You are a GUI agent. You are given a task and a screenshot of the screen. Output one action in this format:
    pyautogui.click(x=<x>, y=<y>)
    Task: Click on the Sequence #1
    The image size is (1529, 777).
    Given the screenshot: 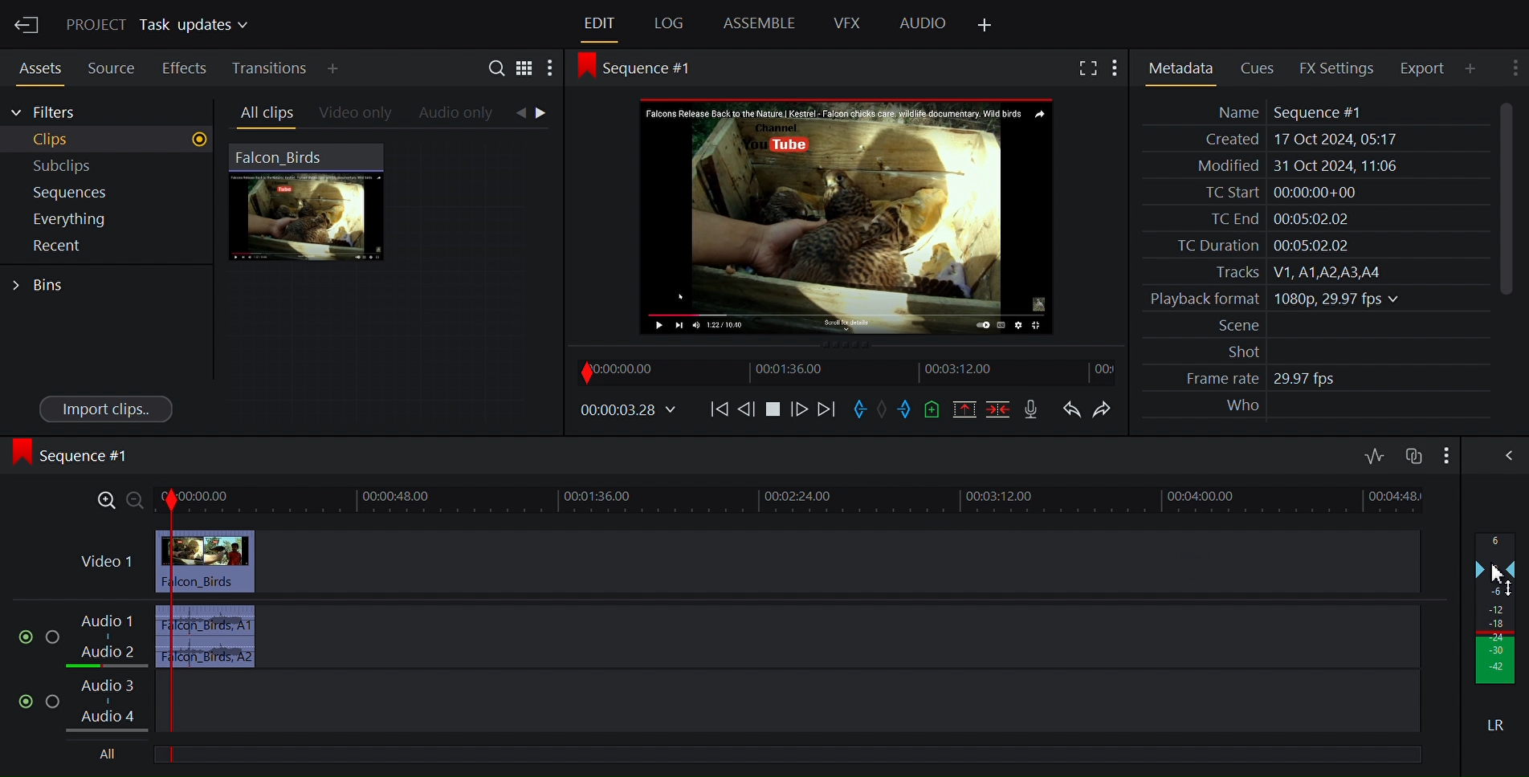 What is the action you would take?
    pyautogui.click(x=74, y=458)
    